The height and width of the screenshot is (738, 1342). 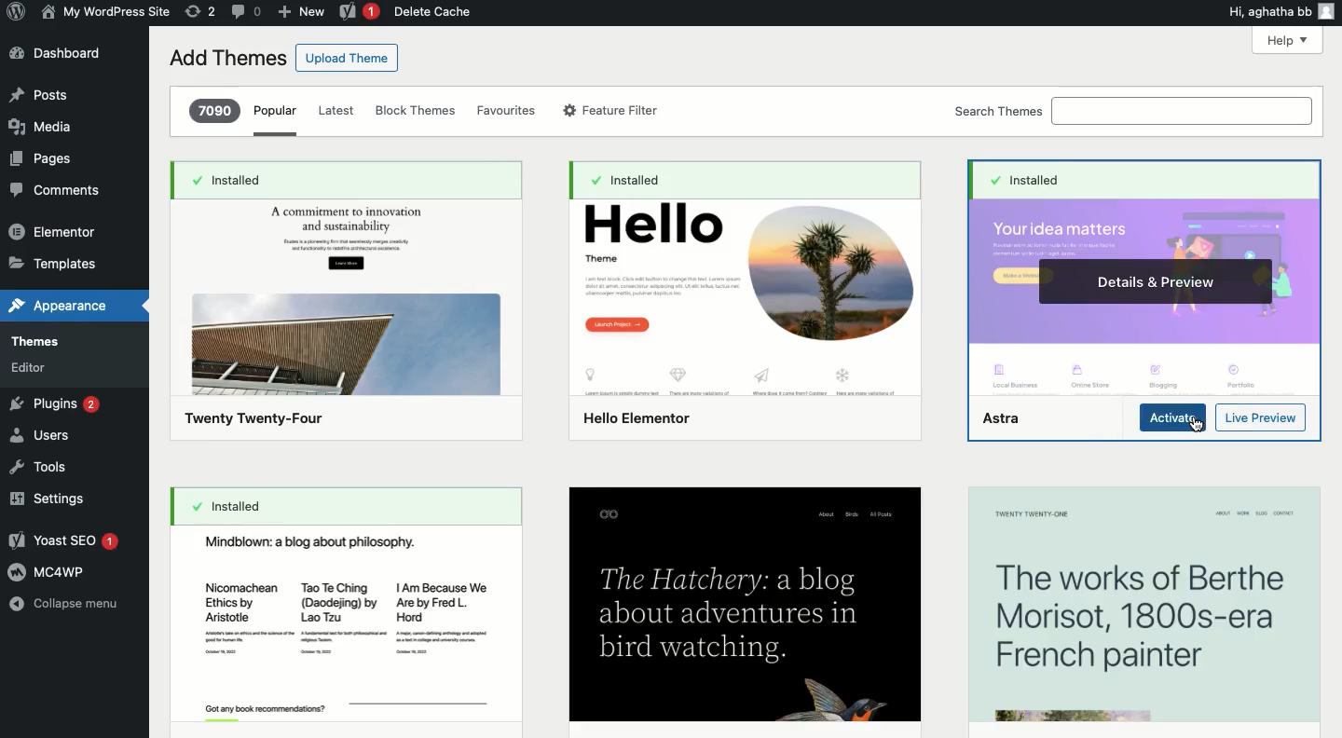 I want to click on Installed, so click(x=344, y=504).